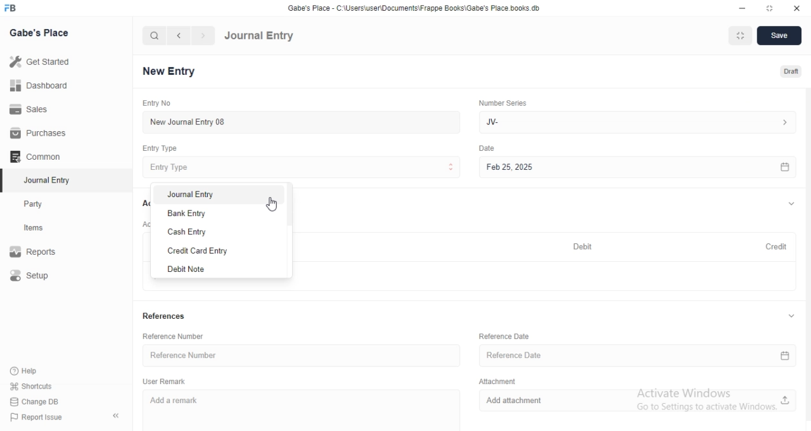 The width and height of the screenshot is (811, 431). What do you see at coordinates (169, 70) in the screenshot?
I see `New Entry` at bounding box center [169, 70].